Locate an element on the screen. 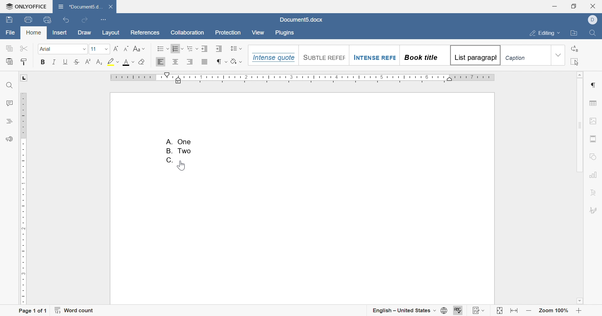 The height and width of the screenshot is (316, 602). Decrement font size is located at coordinates (126, 49).